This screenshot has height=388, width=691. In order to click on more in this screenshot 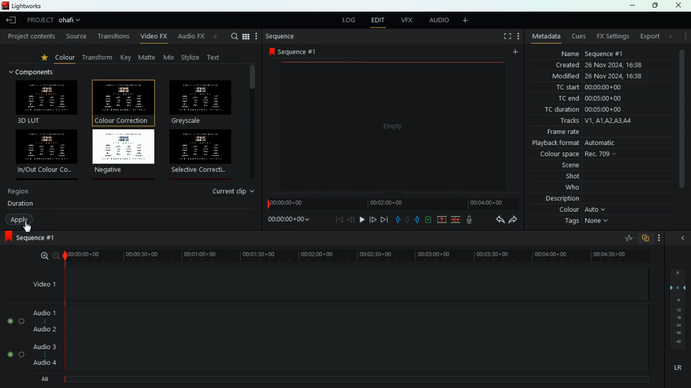, I will do `click(659, 237)`.